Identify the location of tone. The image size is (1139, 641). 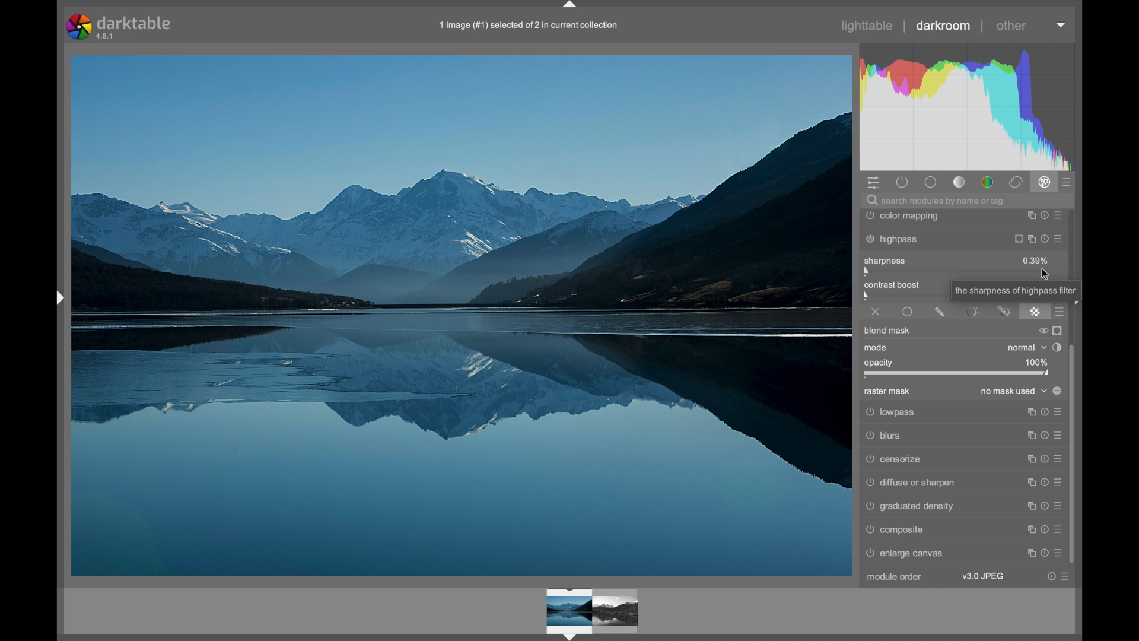
(960, 182).